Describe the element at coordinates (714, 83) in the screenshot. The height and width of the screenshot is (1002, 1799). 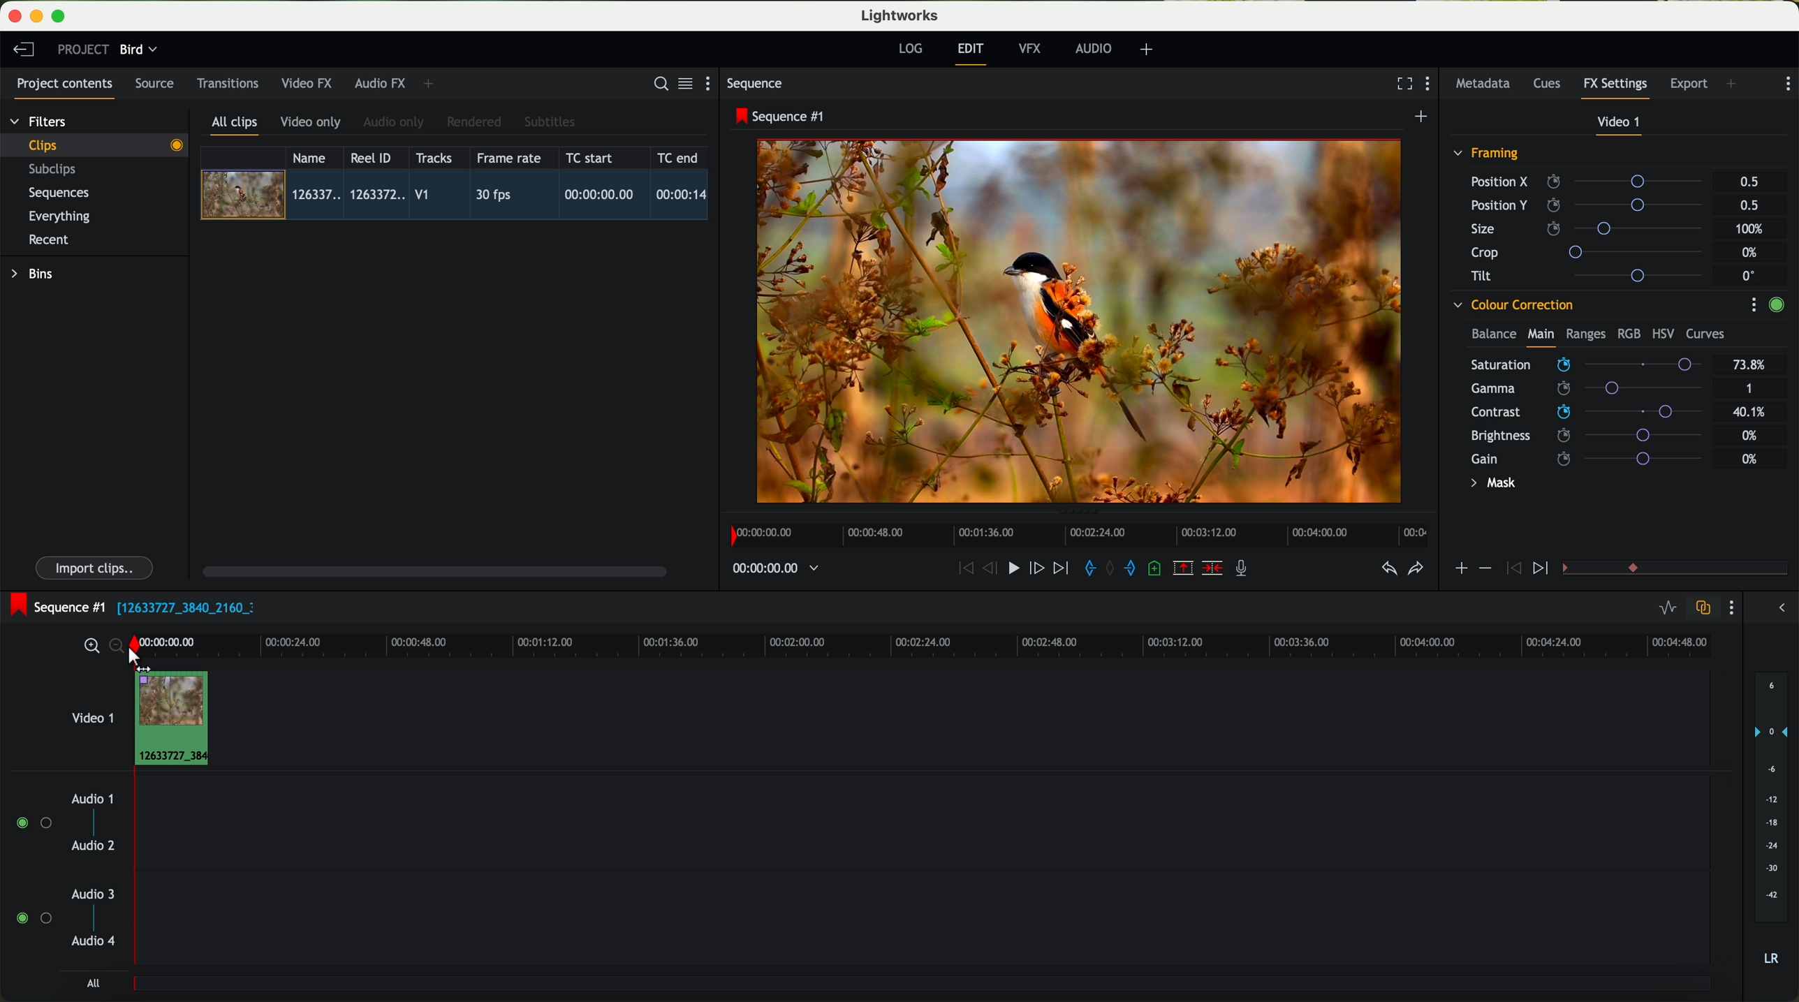
I see `show settings menu` at that location.